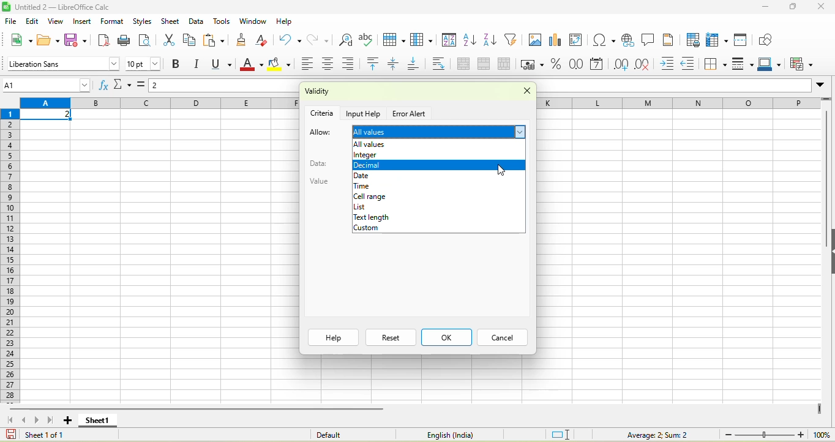 The width and height of the screenshot is (835, 442). What do you see at coordinates (772, 65) in the screenshot?
I see `border color` at bounding box center [772, 65].